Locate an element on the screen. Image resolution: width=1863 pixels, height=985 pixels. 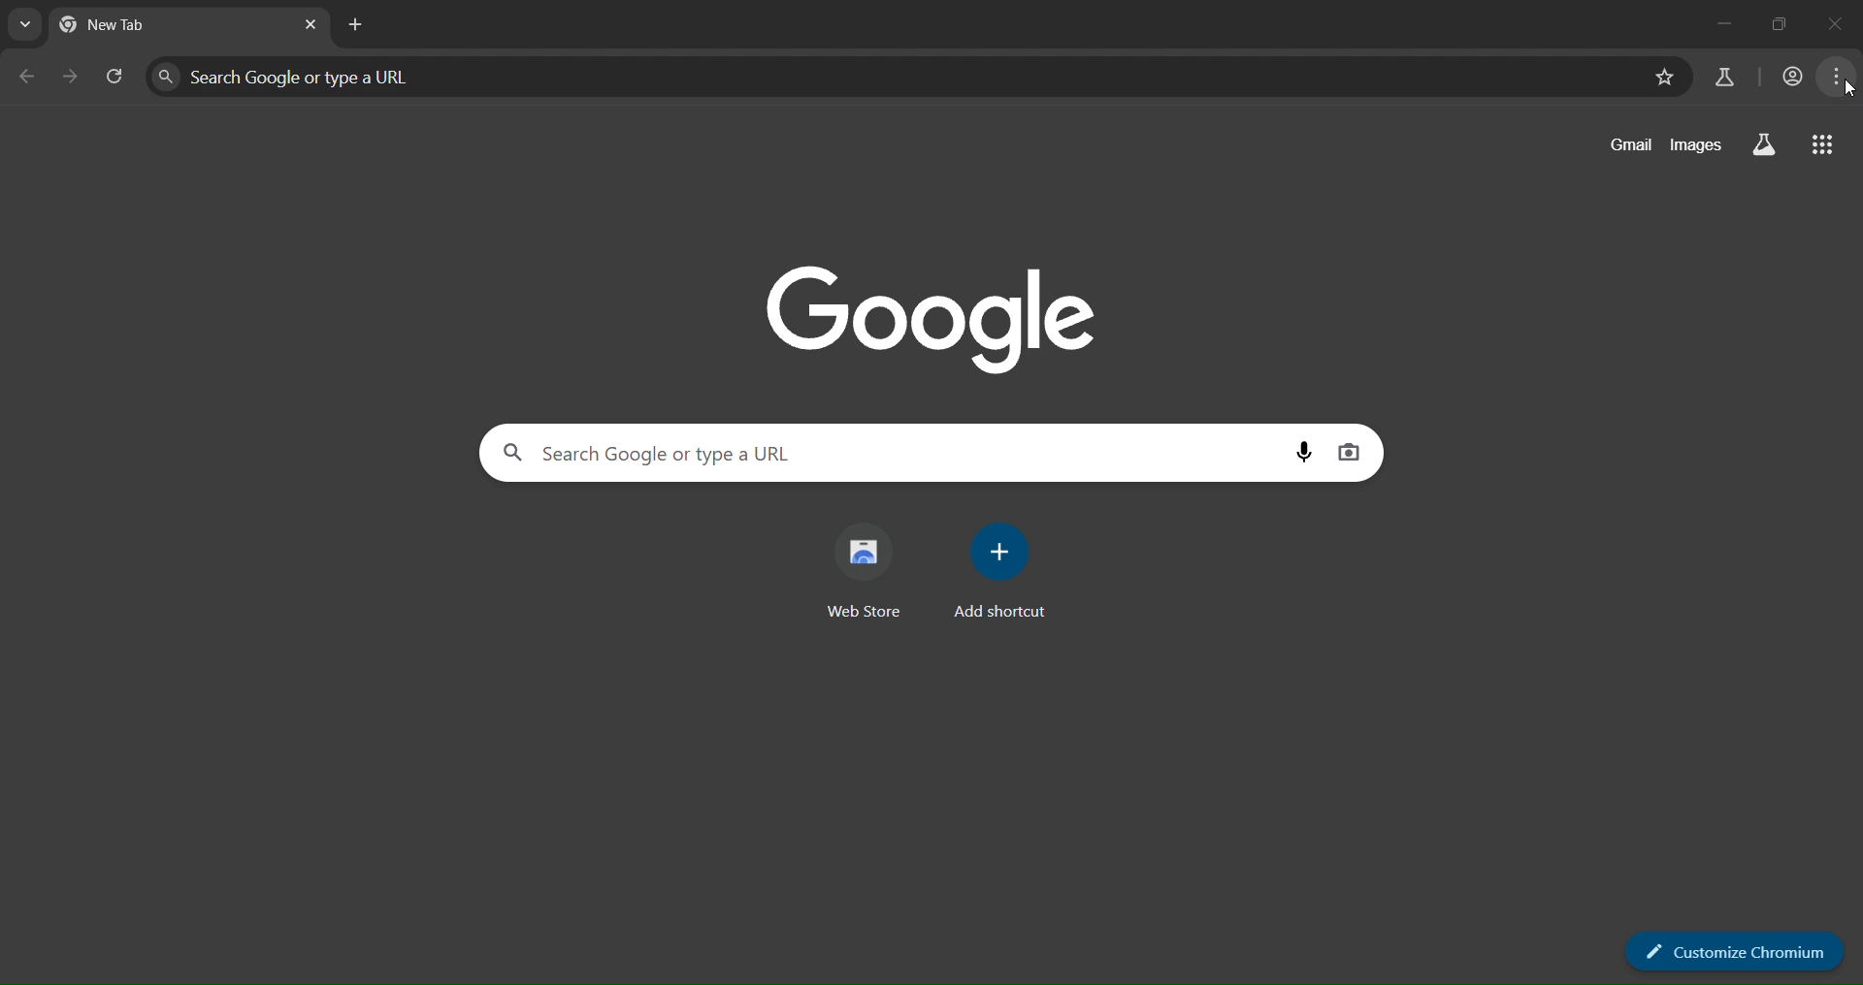
image is located at coordinates (931, 313).